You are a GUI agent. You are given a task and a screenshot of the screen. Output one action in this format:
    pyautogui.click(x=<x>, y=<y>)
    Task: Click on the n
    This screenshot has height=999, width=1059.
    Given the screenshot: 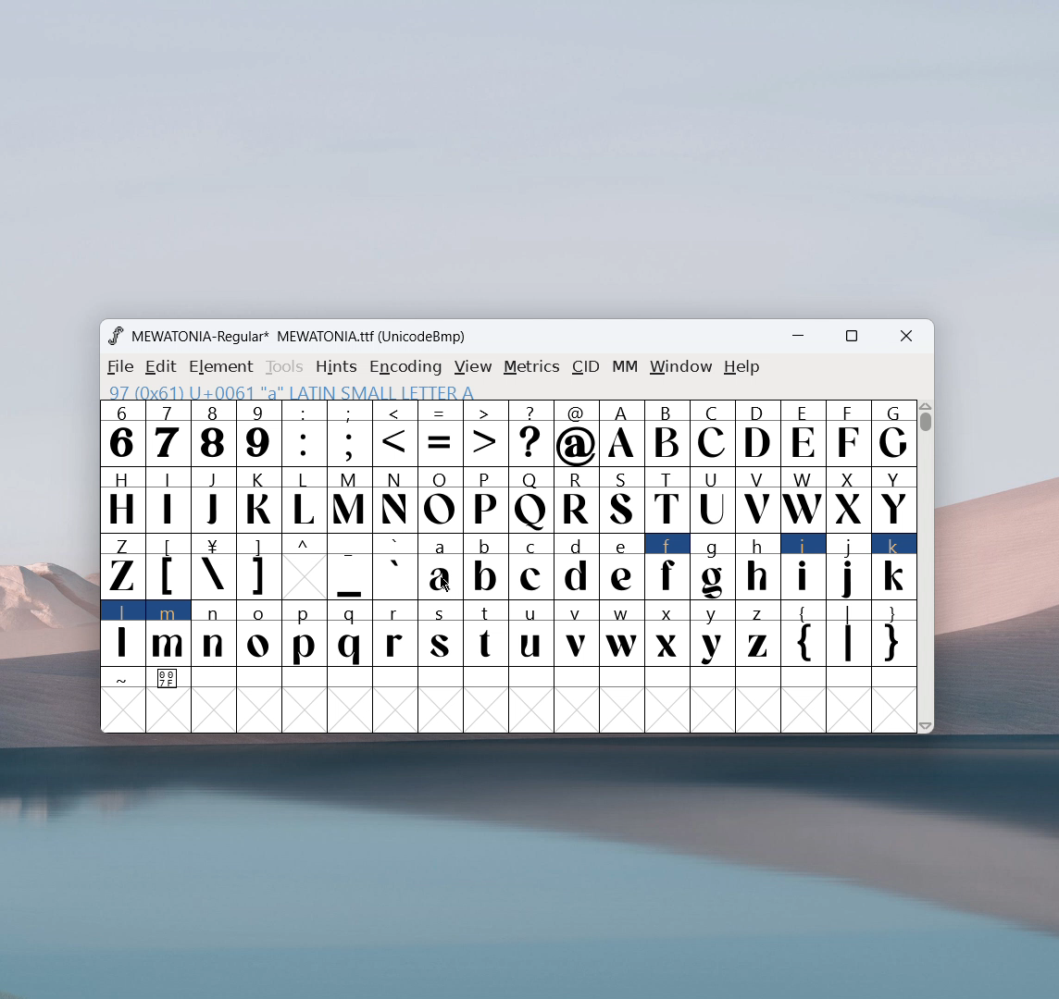 What is the action you would take?
    pyautogui.click(x=214, y=635)
    